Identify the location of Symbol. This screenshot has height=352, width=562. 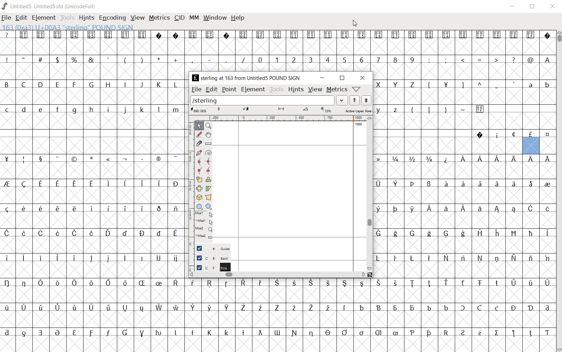
(57, 282).